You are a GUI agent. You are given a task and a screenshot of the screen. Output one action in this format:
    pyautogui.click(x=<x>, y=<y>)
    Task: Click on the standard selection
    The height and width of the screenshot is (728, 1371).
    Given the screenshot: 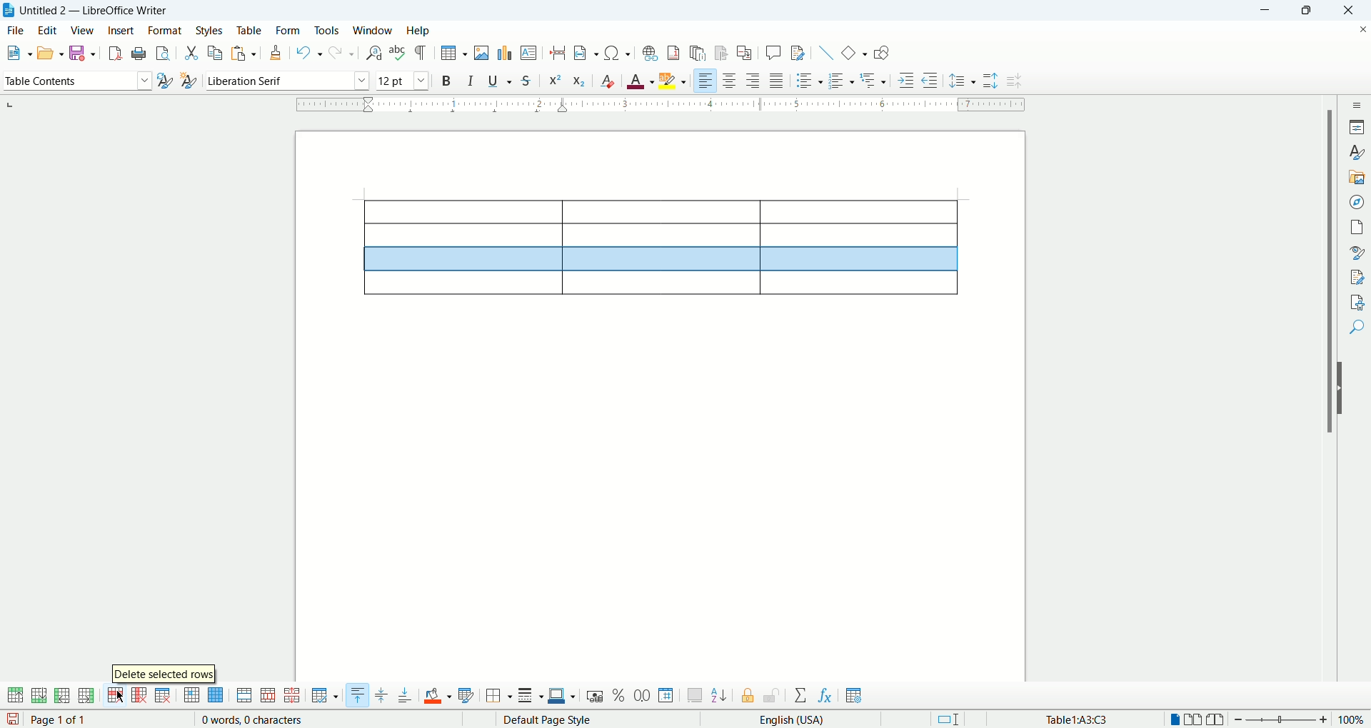 What is the action you would take?
    pyautogui.click(x=953, y=719)
    